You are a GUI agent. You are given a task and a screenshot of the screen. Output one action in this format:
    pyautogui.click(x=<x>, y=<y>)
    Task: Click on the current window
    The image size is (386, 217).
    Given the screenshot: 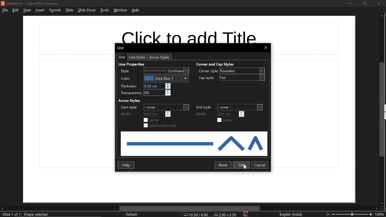 What is the action you would take?
    pyautogui.click(x=30, y=3)
    